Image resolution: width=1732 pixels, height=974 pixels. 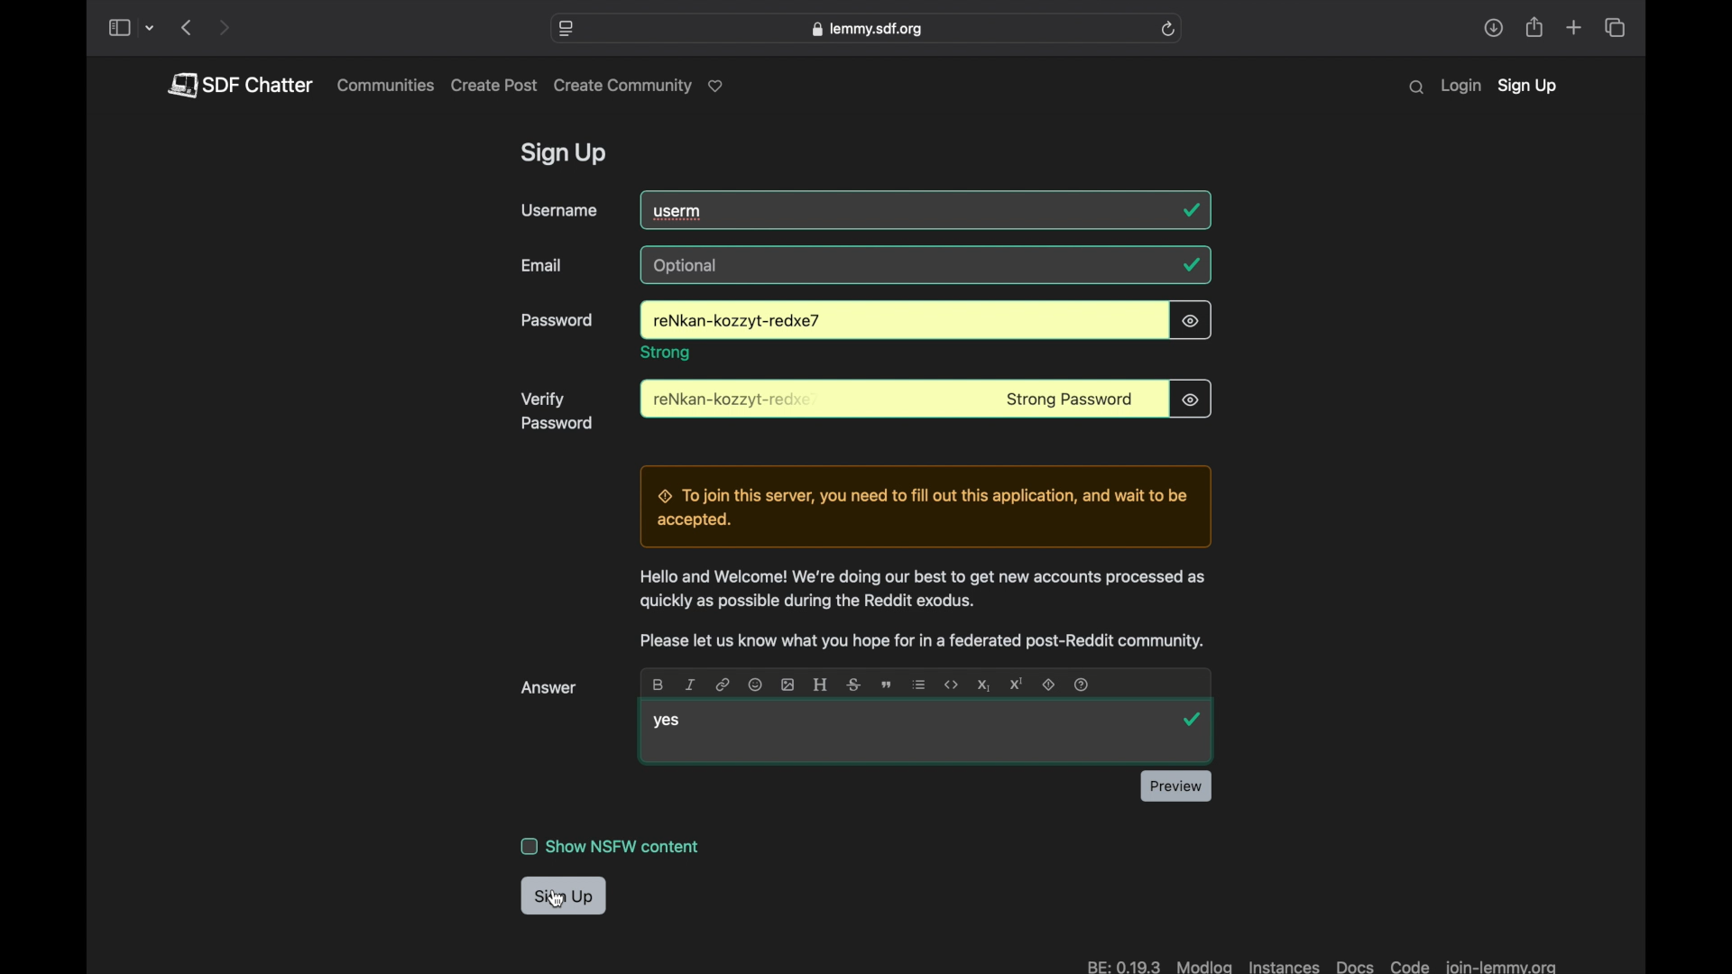 What do you see at coordinates (118, 29) in the screenshot?
I see `show sidebar` at bounding box center [118, 29].